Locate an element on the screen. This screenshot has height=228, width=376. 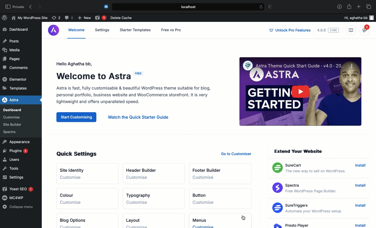
Tools is located at coordinates (12, 169).